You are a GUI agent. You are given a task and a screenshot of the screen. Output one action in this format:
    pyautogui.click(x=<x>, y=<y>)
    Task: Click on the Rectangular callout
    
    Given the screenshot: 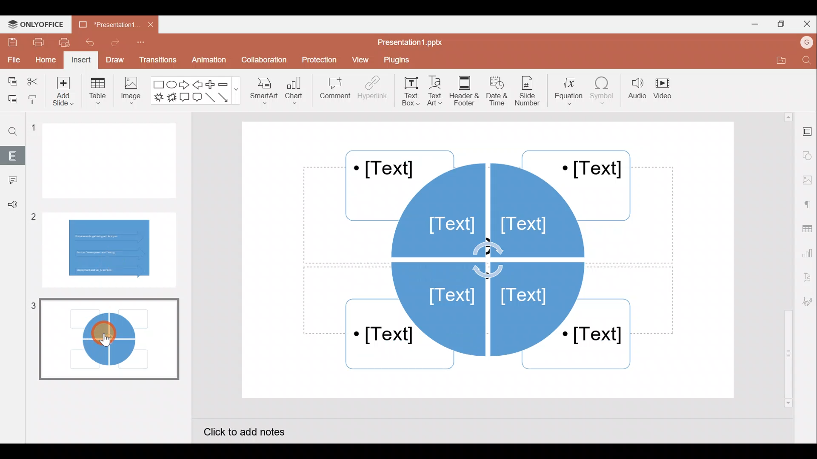 What is the action you would take?
    pyautogui.click(x=184, y=97)
    